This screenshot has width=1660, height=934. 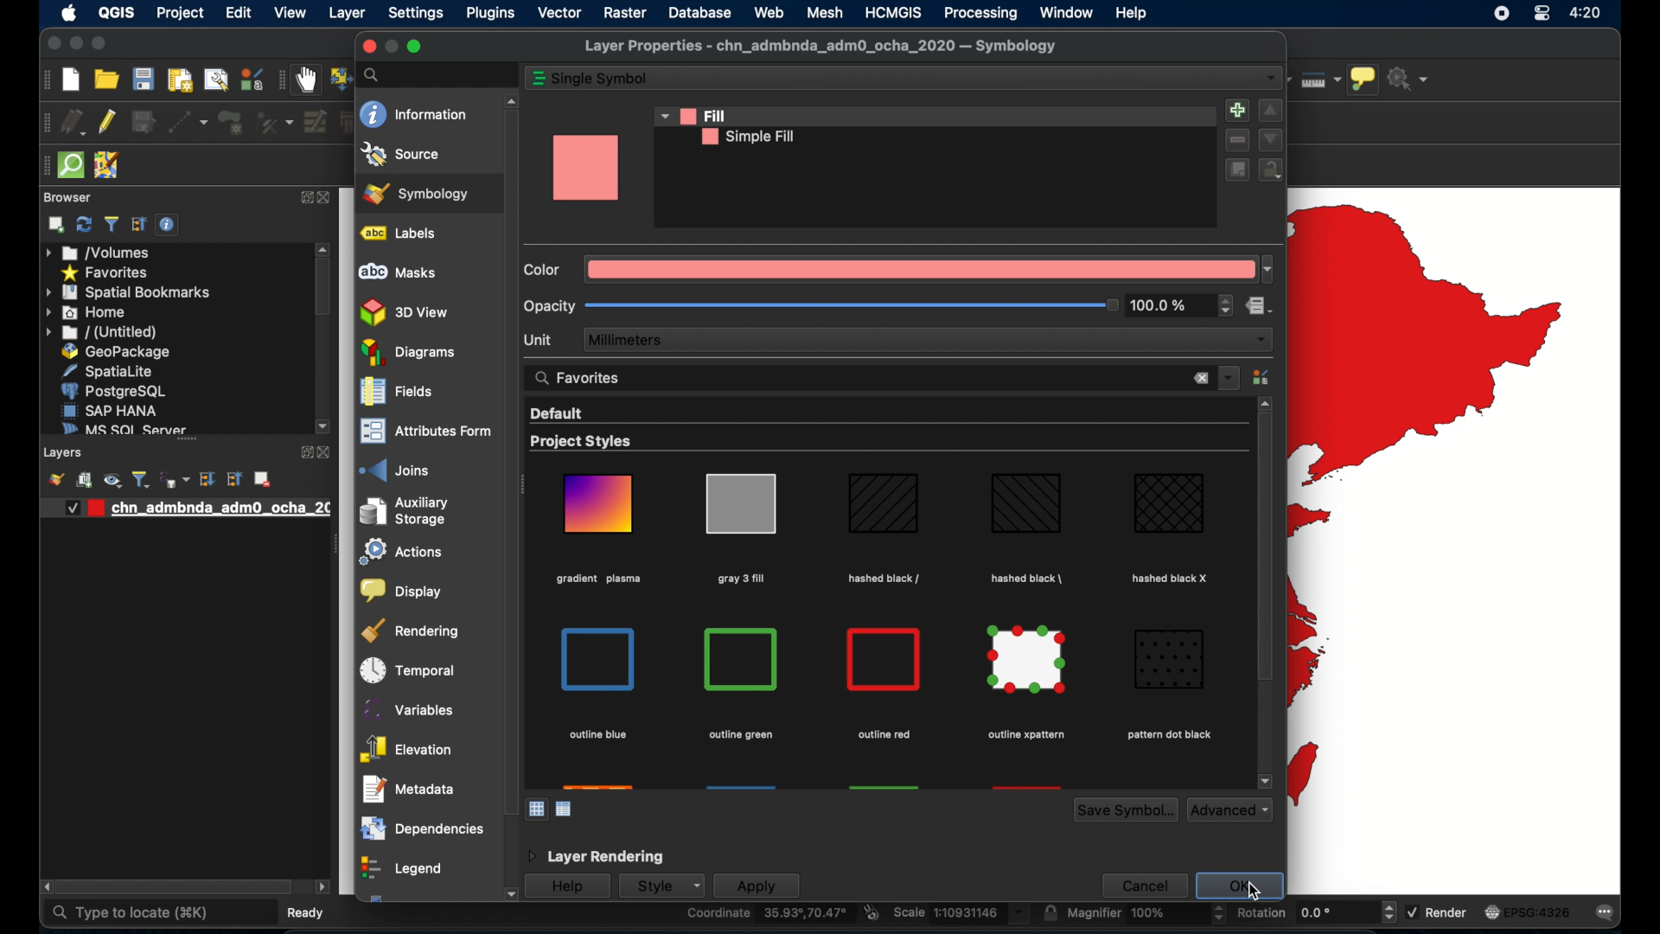 What do you see at coordinates (410, 353) in the screenshot?
I see `diagrams` at bounding box center [410, 353].